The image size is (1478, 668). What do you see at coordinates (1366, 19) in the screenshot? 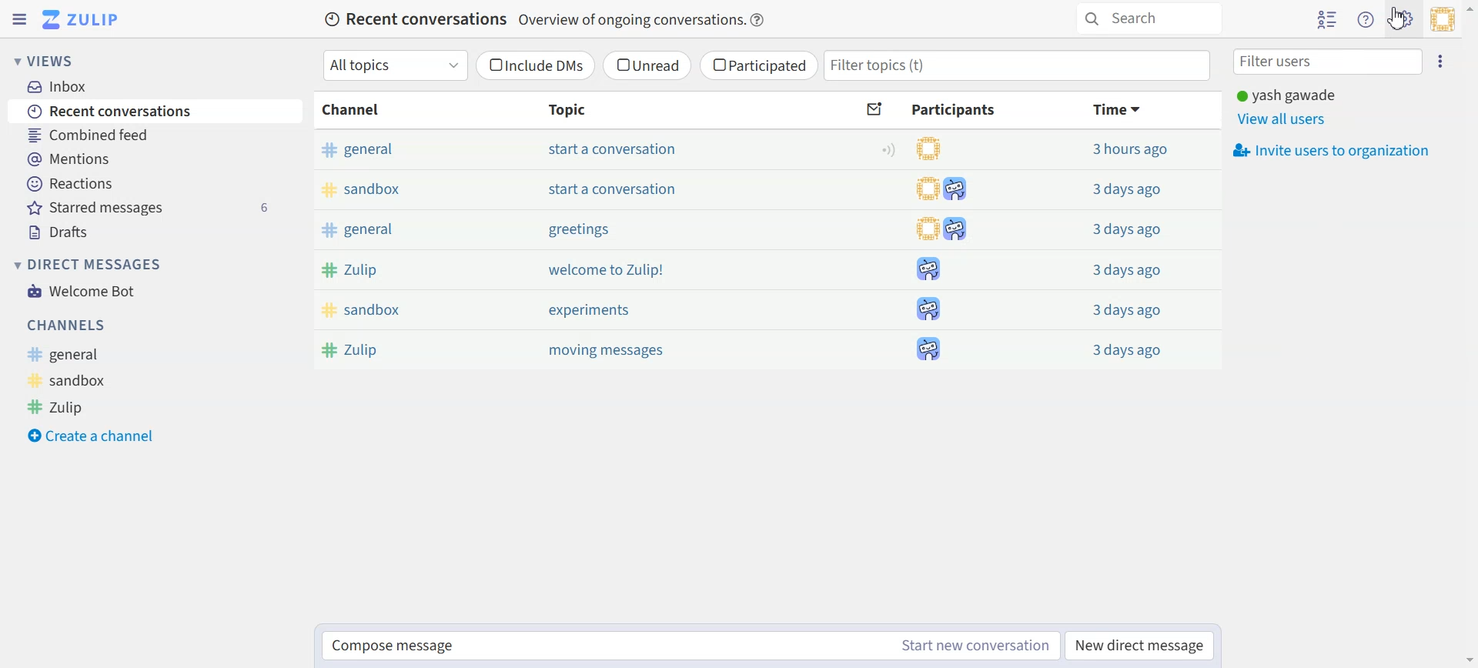
I see `Help menu` at bounding box center [1366, 19].